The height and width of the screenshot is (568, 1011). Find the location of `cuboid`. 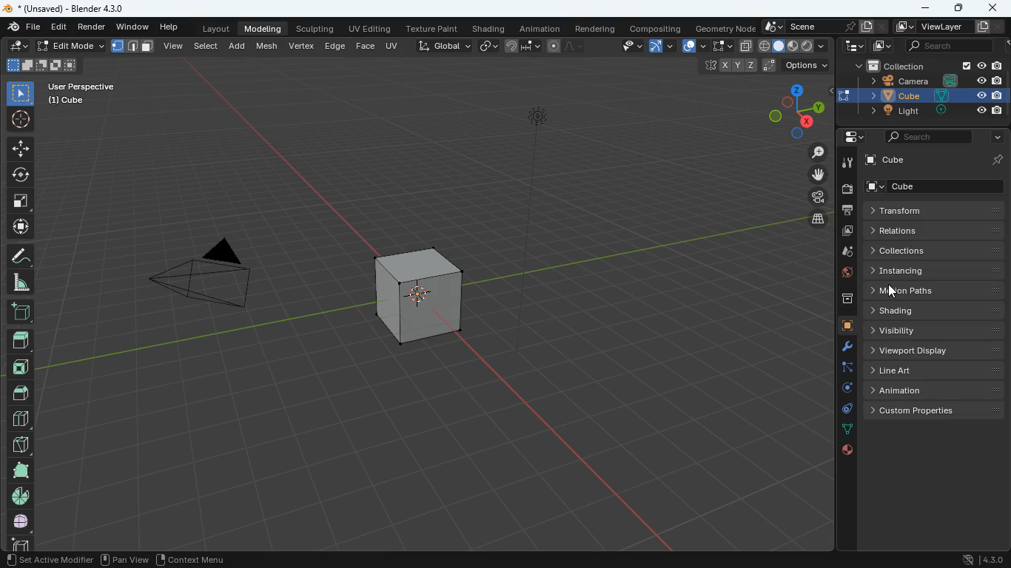

cuboid is located at coordinates (18, 543).